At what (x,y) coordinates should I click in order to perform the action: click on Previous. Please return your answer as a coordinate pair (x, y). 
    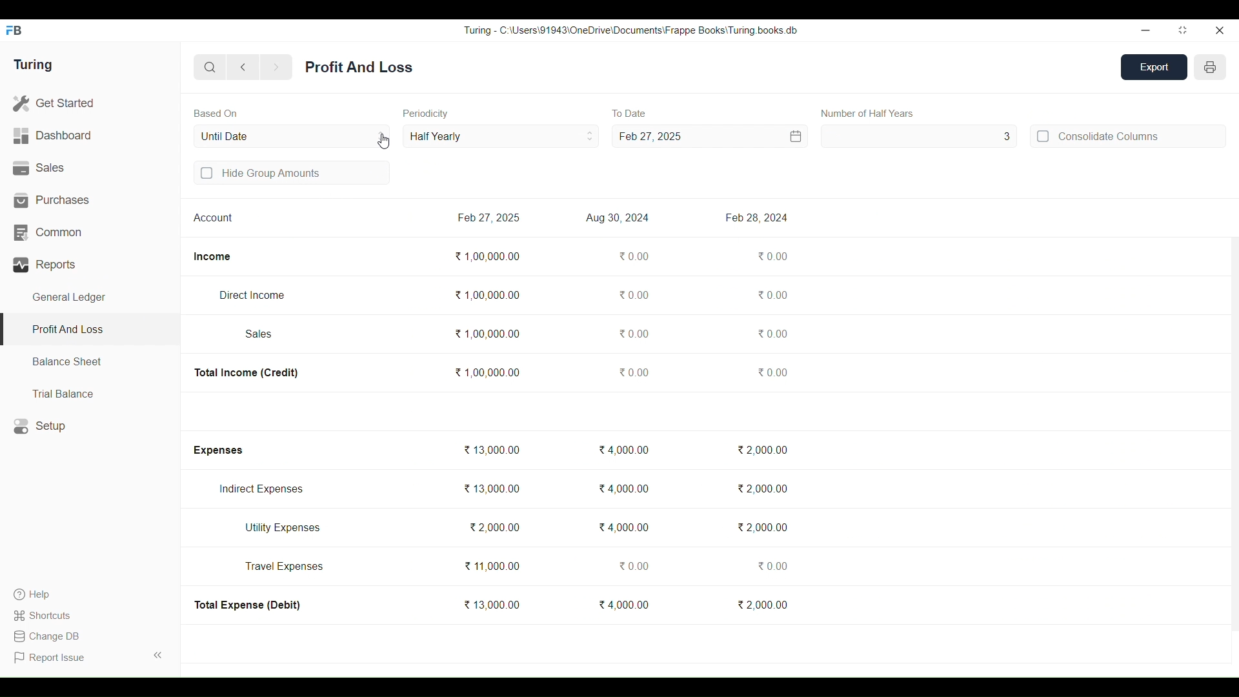
    Looking at the image, I should click on (244, 67).